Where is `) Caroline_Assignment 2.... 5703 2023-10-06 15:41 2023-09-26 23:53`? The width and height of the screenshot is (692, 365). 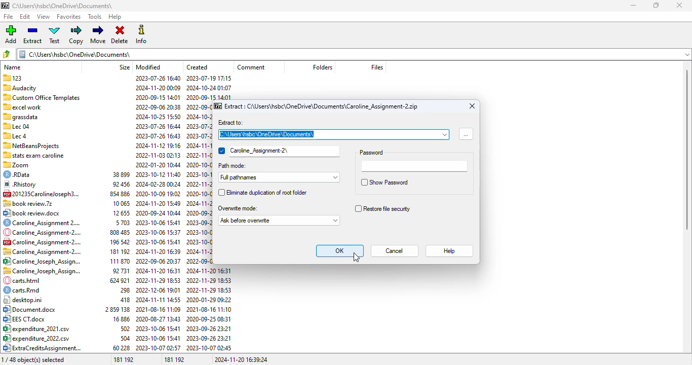
) Caroline_Assignment 2.... 5703 2023-10-06 15:41 2023-09-26 23:53 is located at coordinates (105, 223).